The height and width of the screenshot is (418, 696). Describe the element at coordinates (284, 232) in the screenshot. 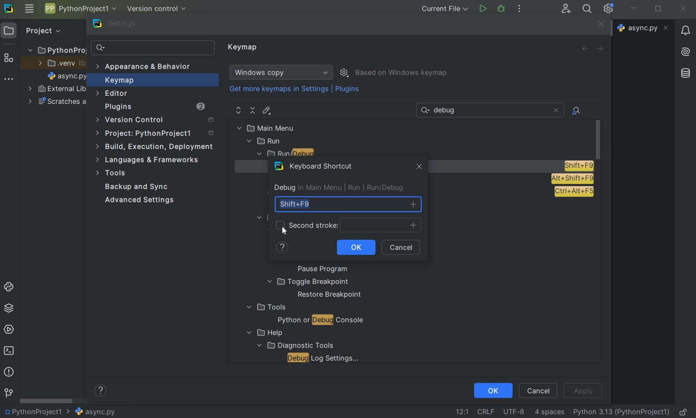

I see `cursor` at that location.